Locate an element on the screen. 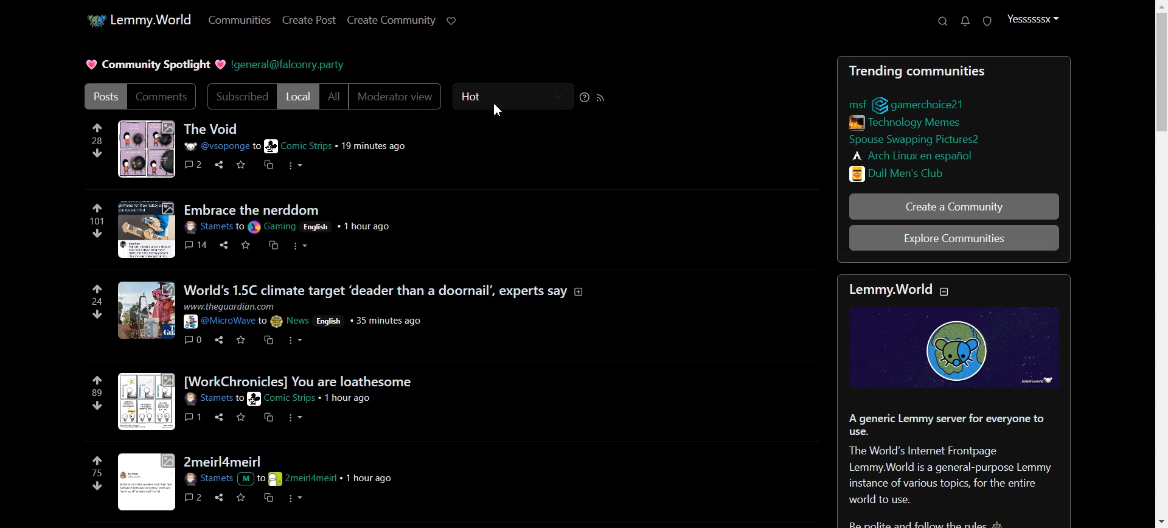 This screenshot has width=1168, height=528. post is located at coordinates (224, 460).